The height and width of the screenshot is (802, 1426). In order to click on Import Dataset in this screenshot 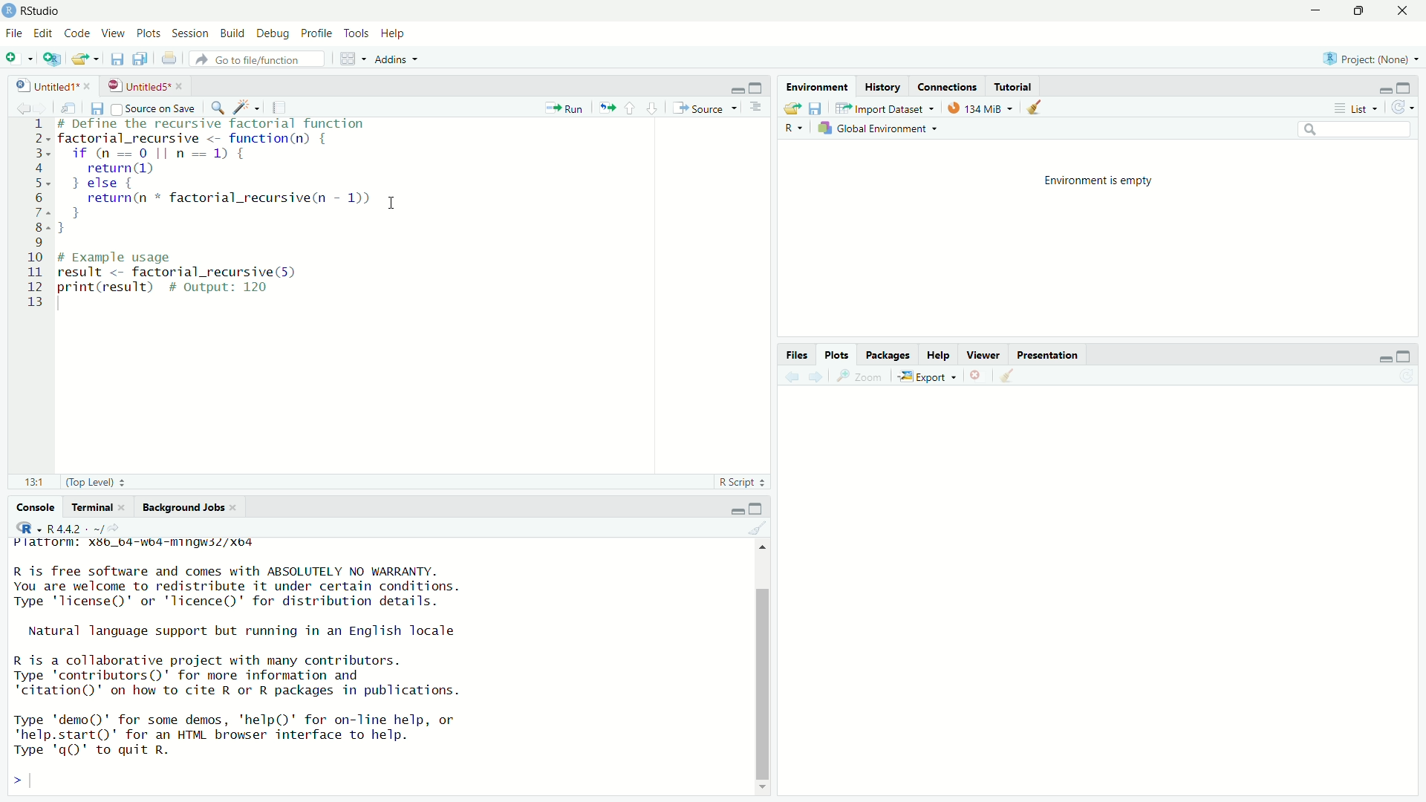, I will do `click(891, 107)`.